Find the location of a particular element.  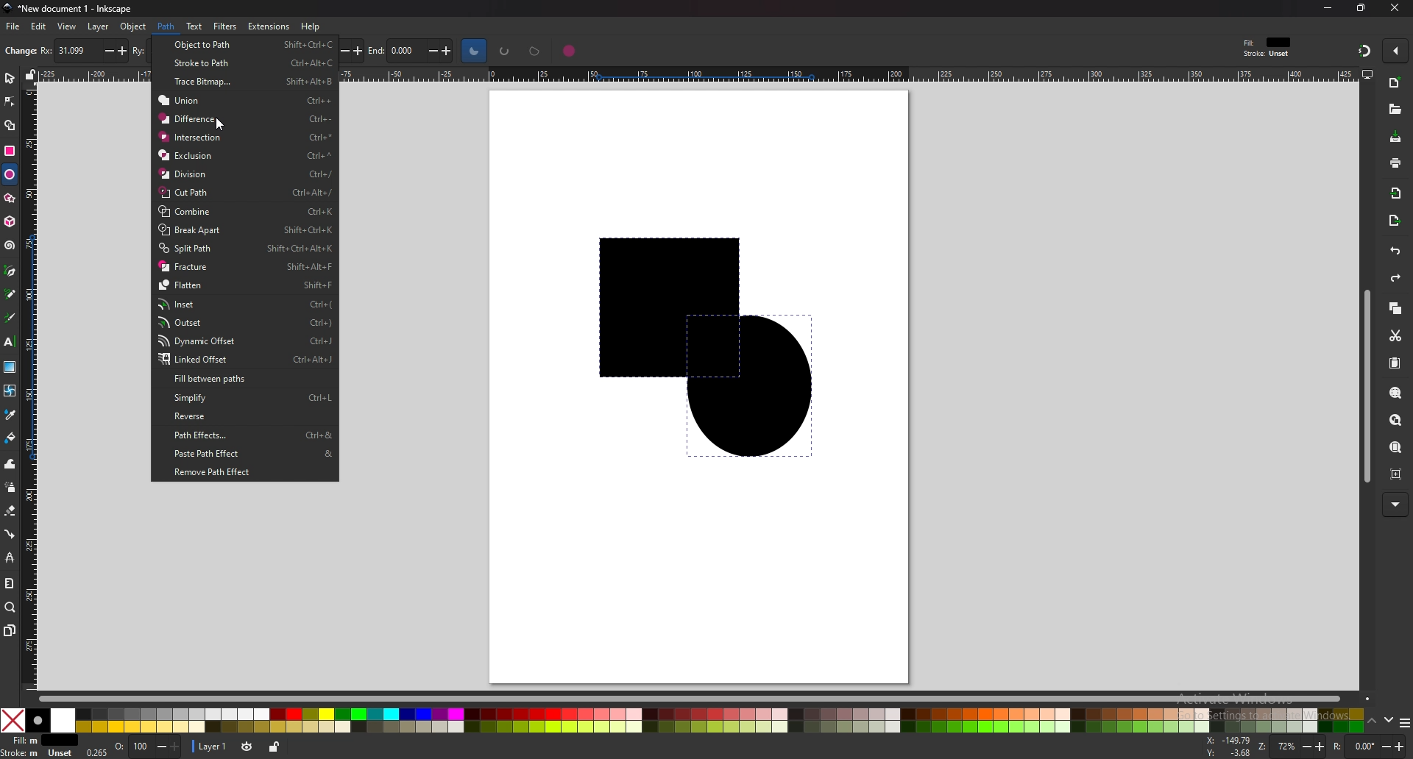

toggle visibility is located at coordinates (245, 746).